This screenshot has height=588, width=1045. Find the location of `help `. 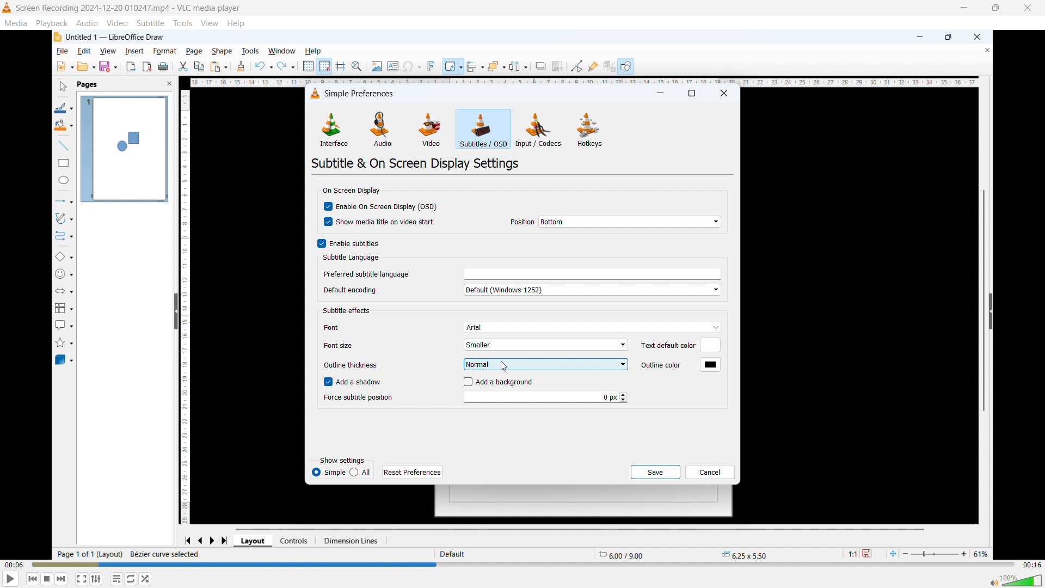

help  is located at coordinates (237, 23).